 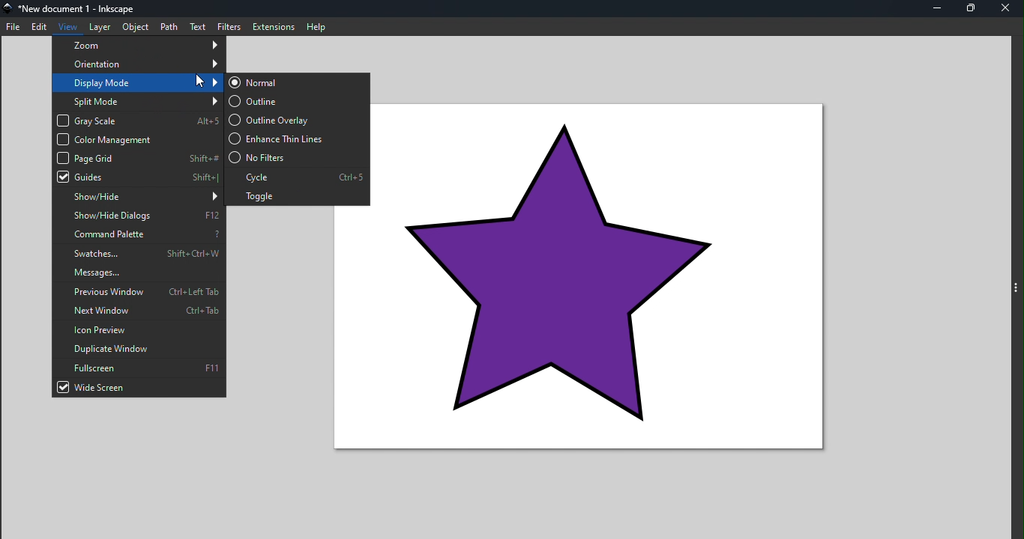 What do you see at coordinates (142, 311) in the screenshot?
I see `Next window` at bounding box center [142, 311].